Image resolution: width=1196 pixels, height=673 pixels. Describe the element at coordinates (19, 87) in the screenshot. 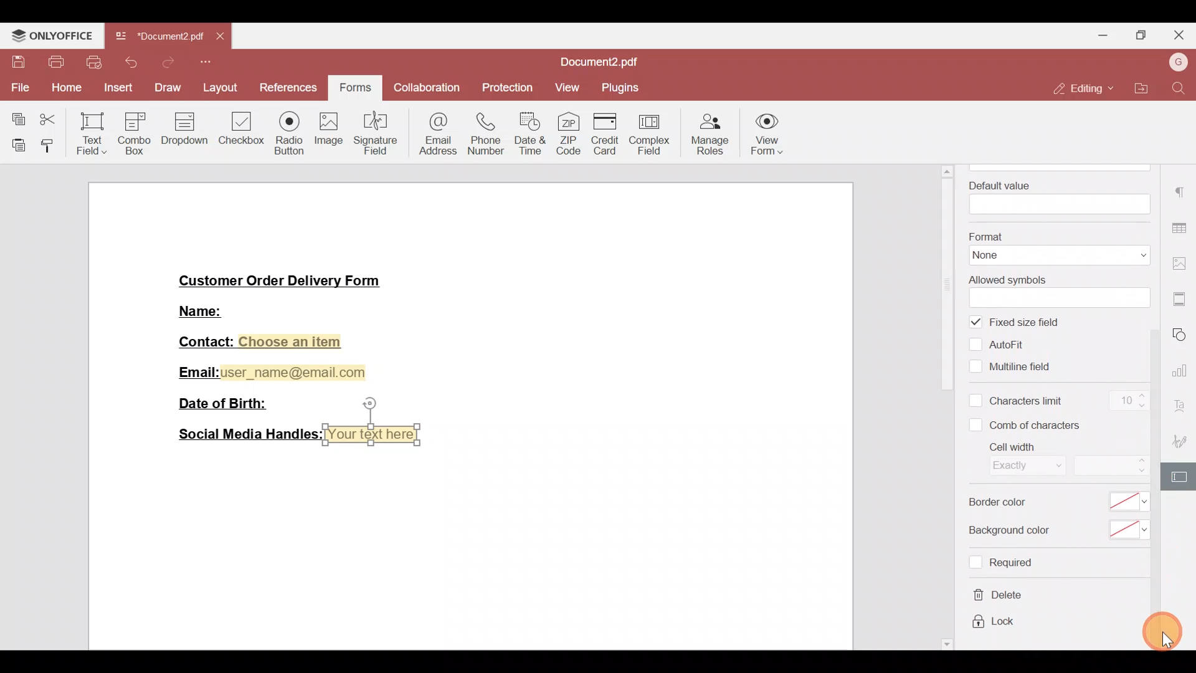

I see `File` at that location.